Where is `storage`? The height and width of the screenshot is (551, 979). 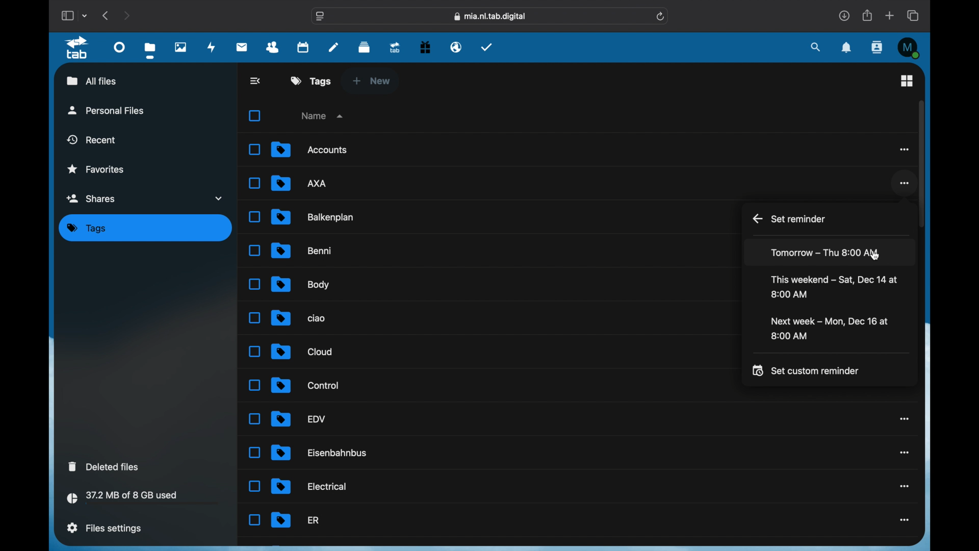
storage is located at coordinates (143, 499).